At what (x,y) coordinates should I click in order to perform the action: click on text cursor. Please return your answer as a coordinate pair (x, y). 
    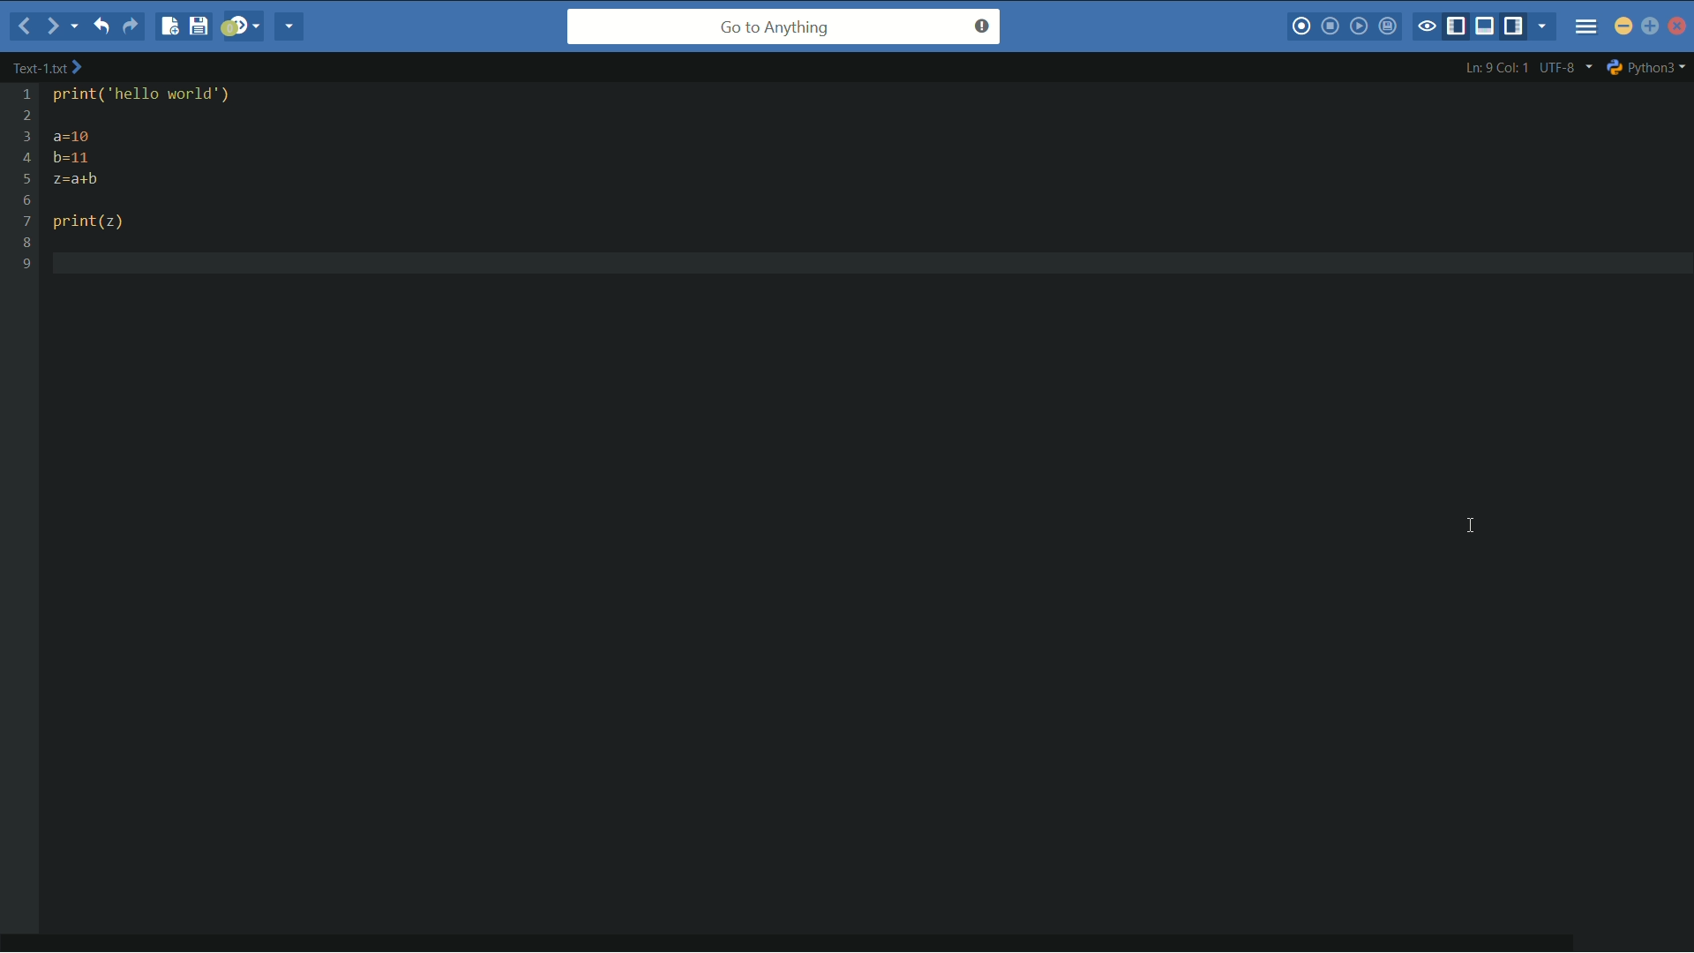
    Looking at the image, I should click on (1470, 526).